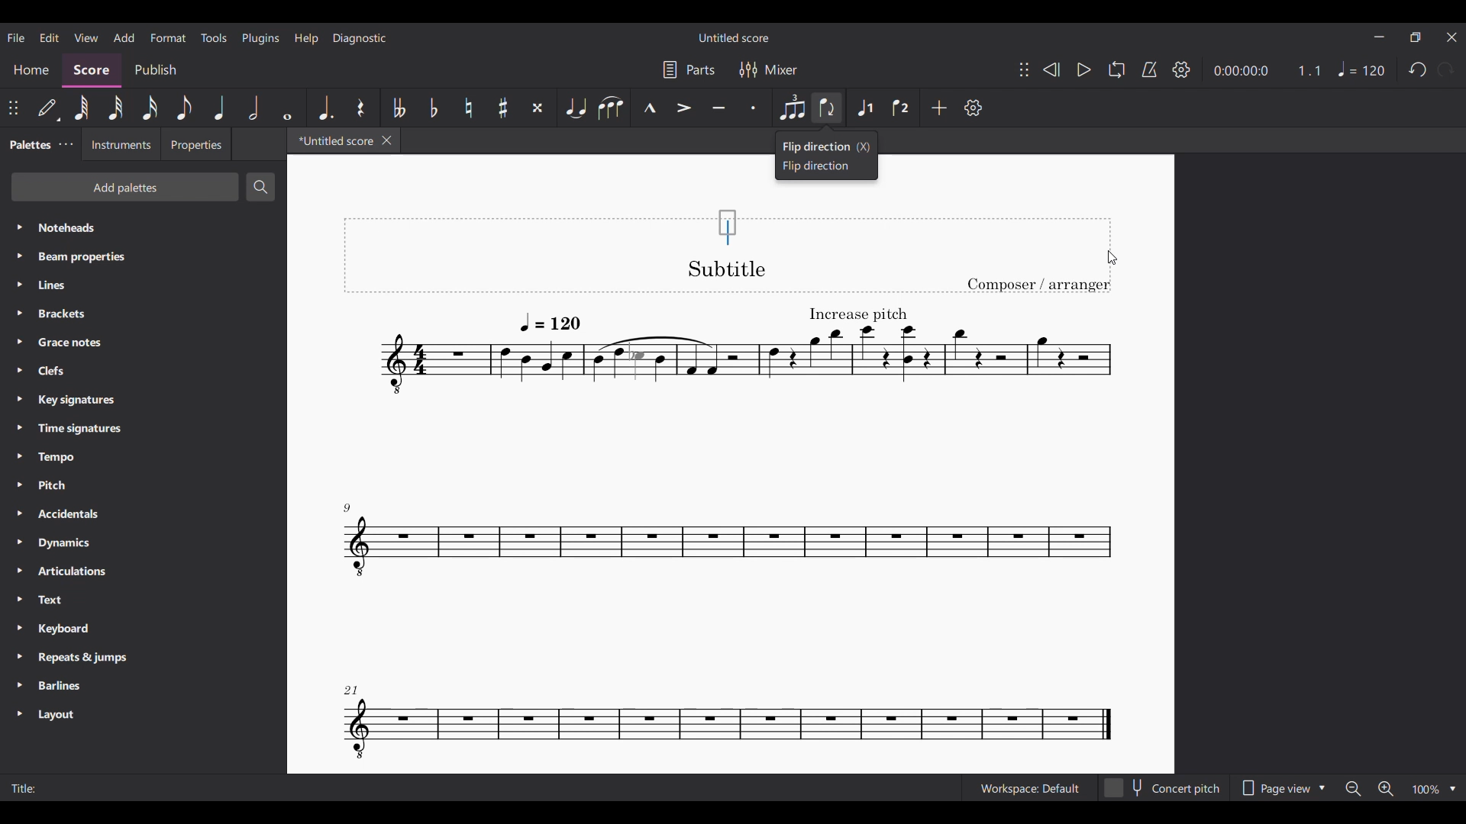 This screenshot has width=1466, height=824. I want to click on Tools menu, so click(214, 37).